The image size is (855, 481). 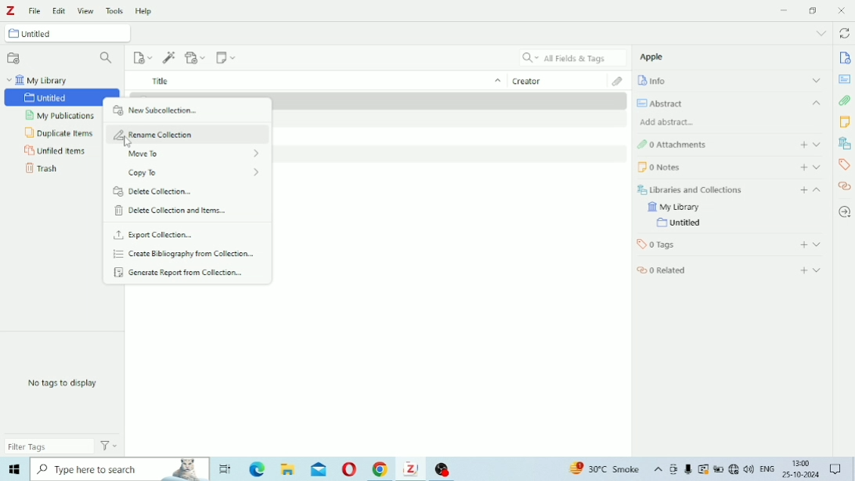 I want to click on , so click(x=766, y=468).